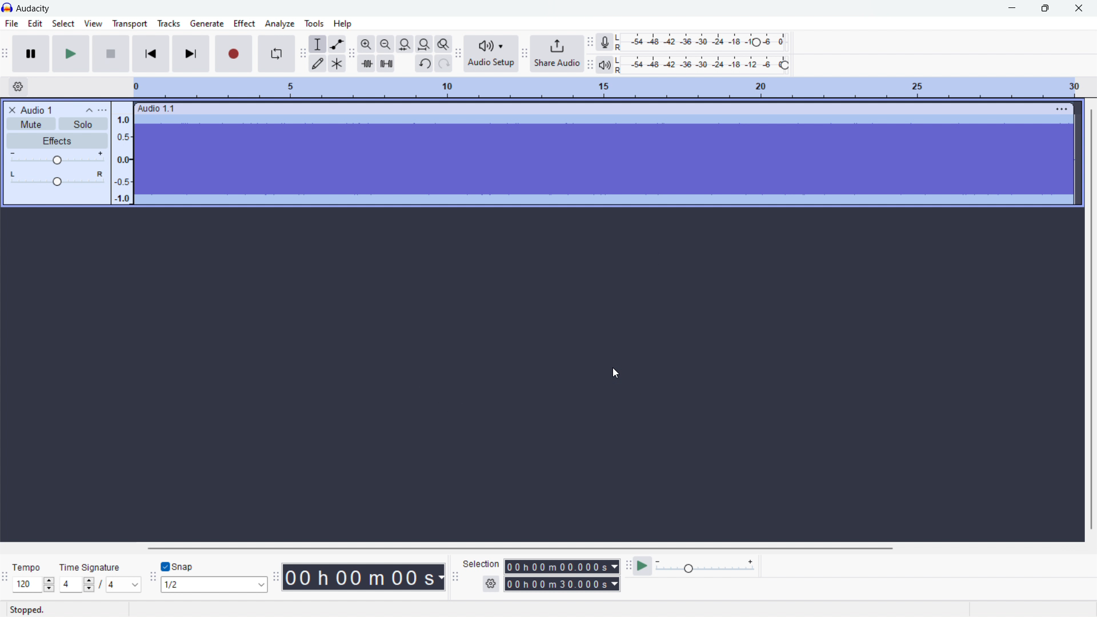 This screenshot has height=617, width=1097. I want to click on settings, so click(491, 584).